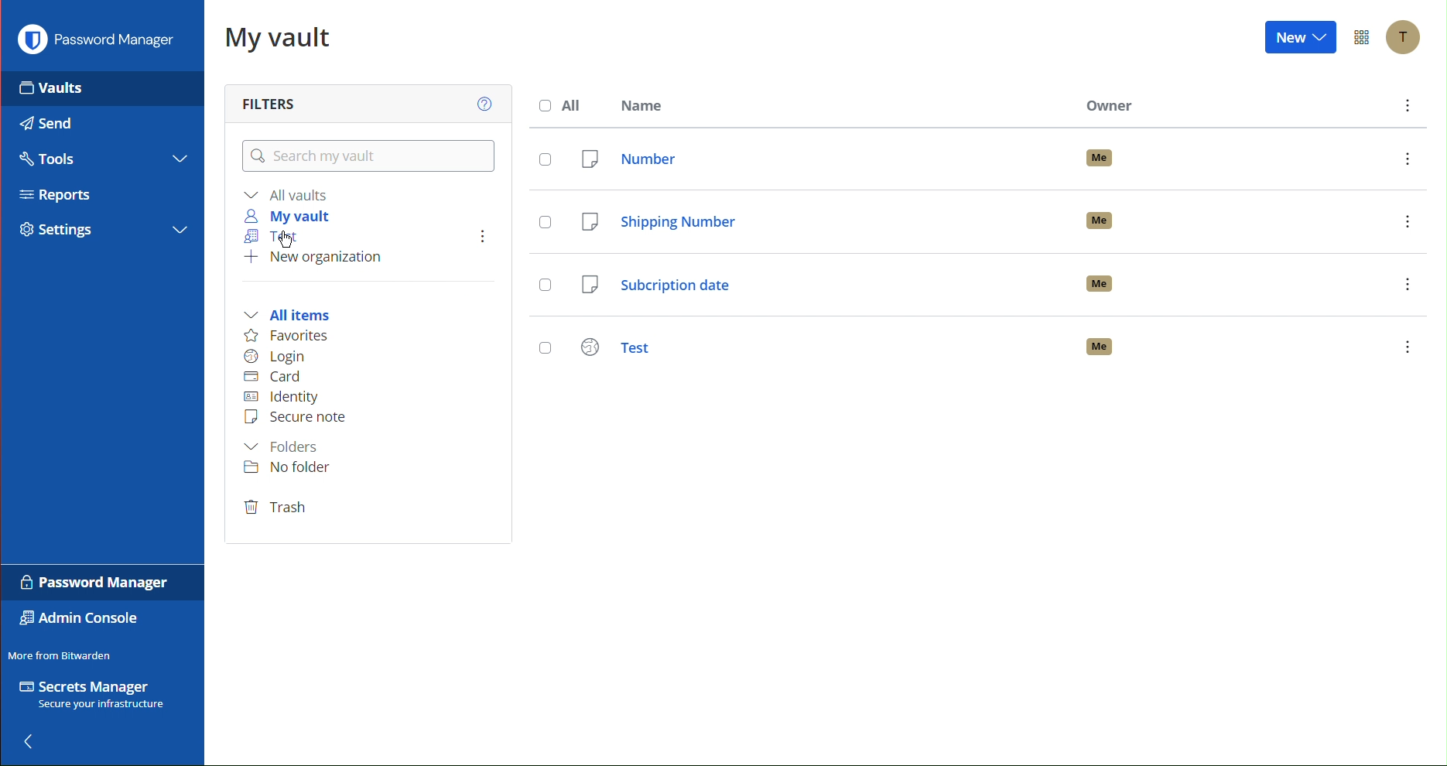 The height and width of the screenshot is (766, 1447). What do you see at coordinates (280, 34) in the screenshot?
I see `My vault` at bounding box center [280, 34].